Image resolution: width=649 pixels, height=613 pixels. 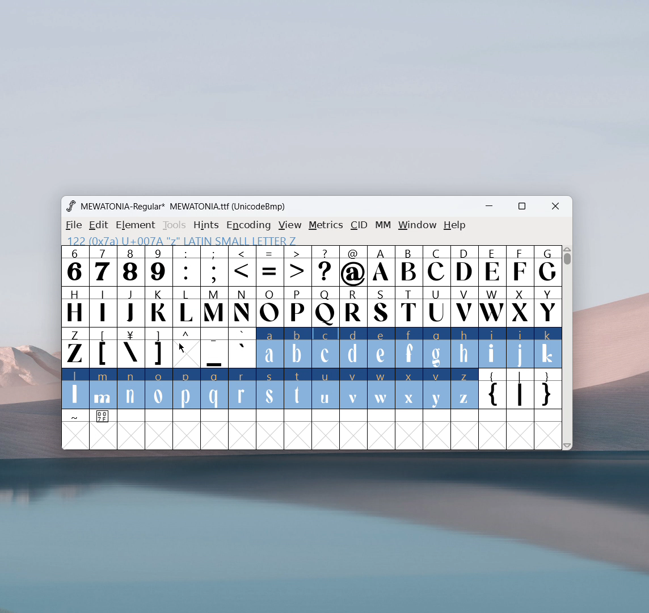 I want to click on V, so click(x=463, y=306).